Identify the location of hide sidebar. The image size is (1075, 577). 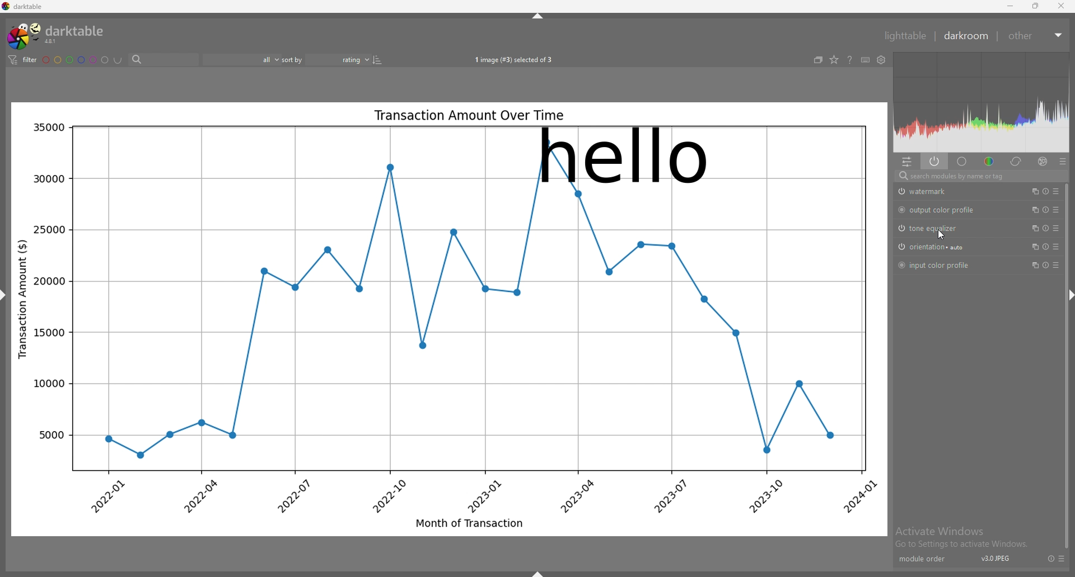
(1072, 296).